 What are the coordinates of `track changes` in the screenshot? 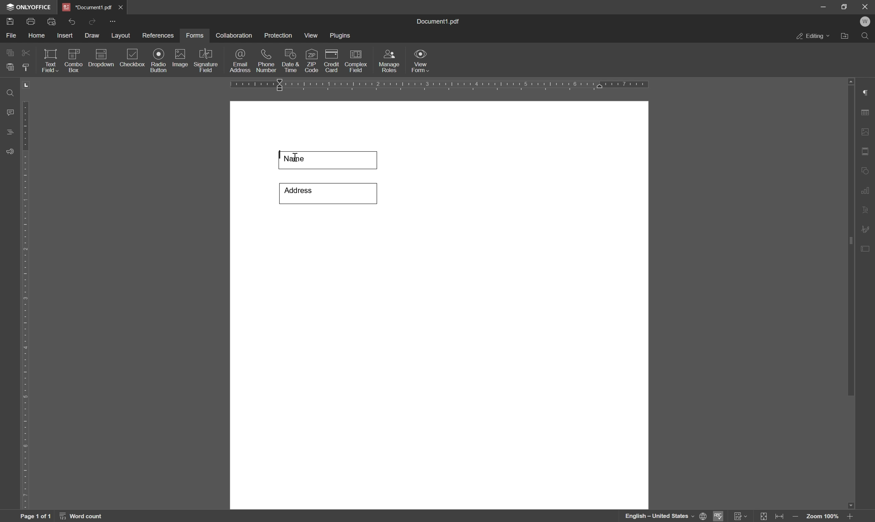 It's located at (740, 516).